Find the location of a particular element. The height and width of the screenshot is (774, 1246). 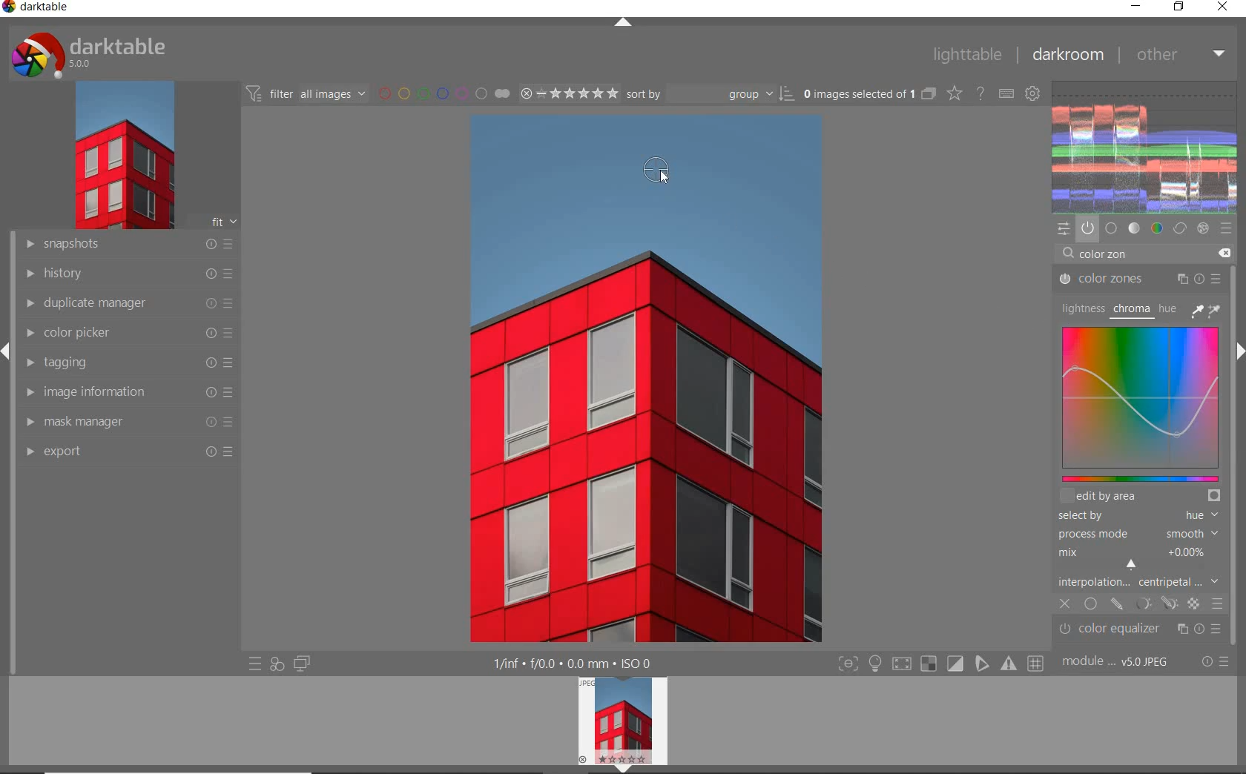

other is located at coordinates (1181, 53).